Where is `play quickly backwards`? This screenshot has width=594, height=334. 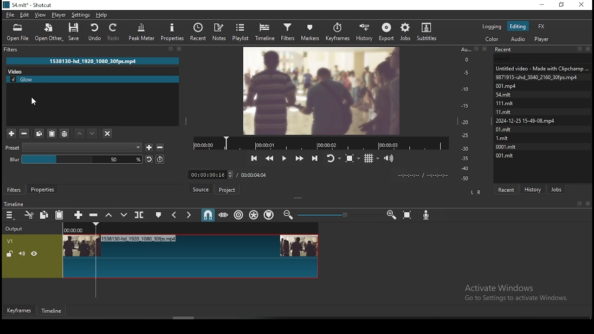
play quickly backwards is located at coordinates (270, 158).